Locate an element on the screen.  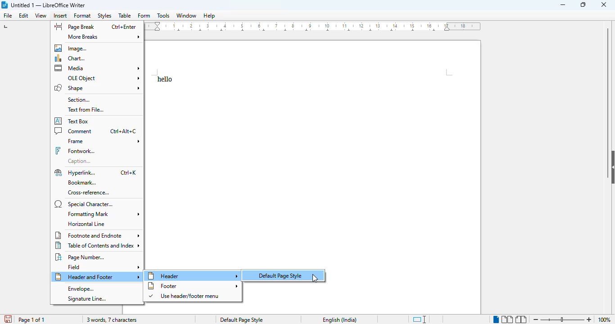
maximize is located at coordinates (584, 5).